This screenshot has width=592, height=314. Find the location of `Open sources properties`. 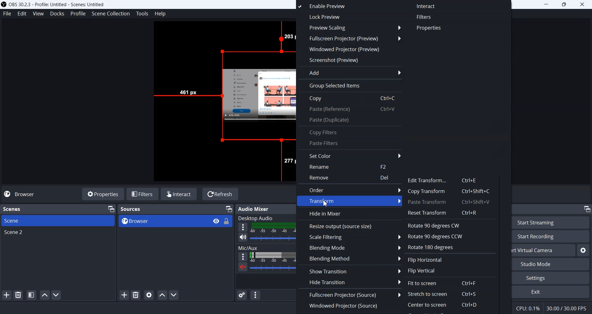

Open sources properties is located at coordinates (149, 295).